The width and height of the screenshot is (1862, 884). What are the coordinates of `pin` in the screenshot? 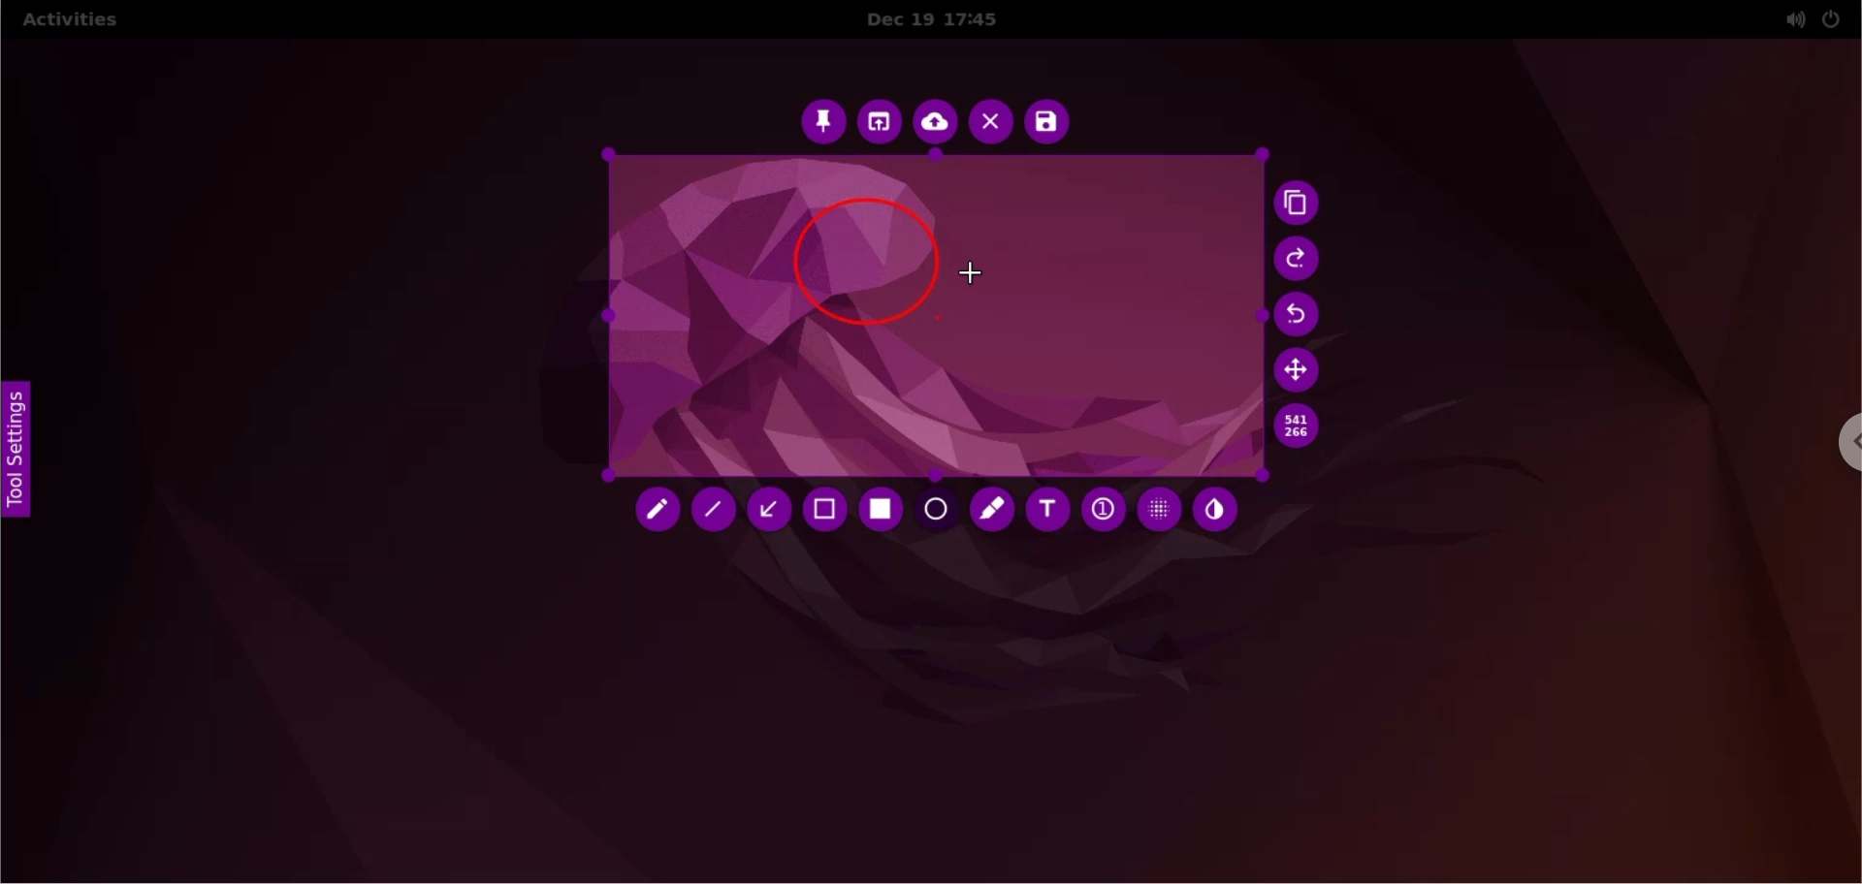 It's located at (822, 120).